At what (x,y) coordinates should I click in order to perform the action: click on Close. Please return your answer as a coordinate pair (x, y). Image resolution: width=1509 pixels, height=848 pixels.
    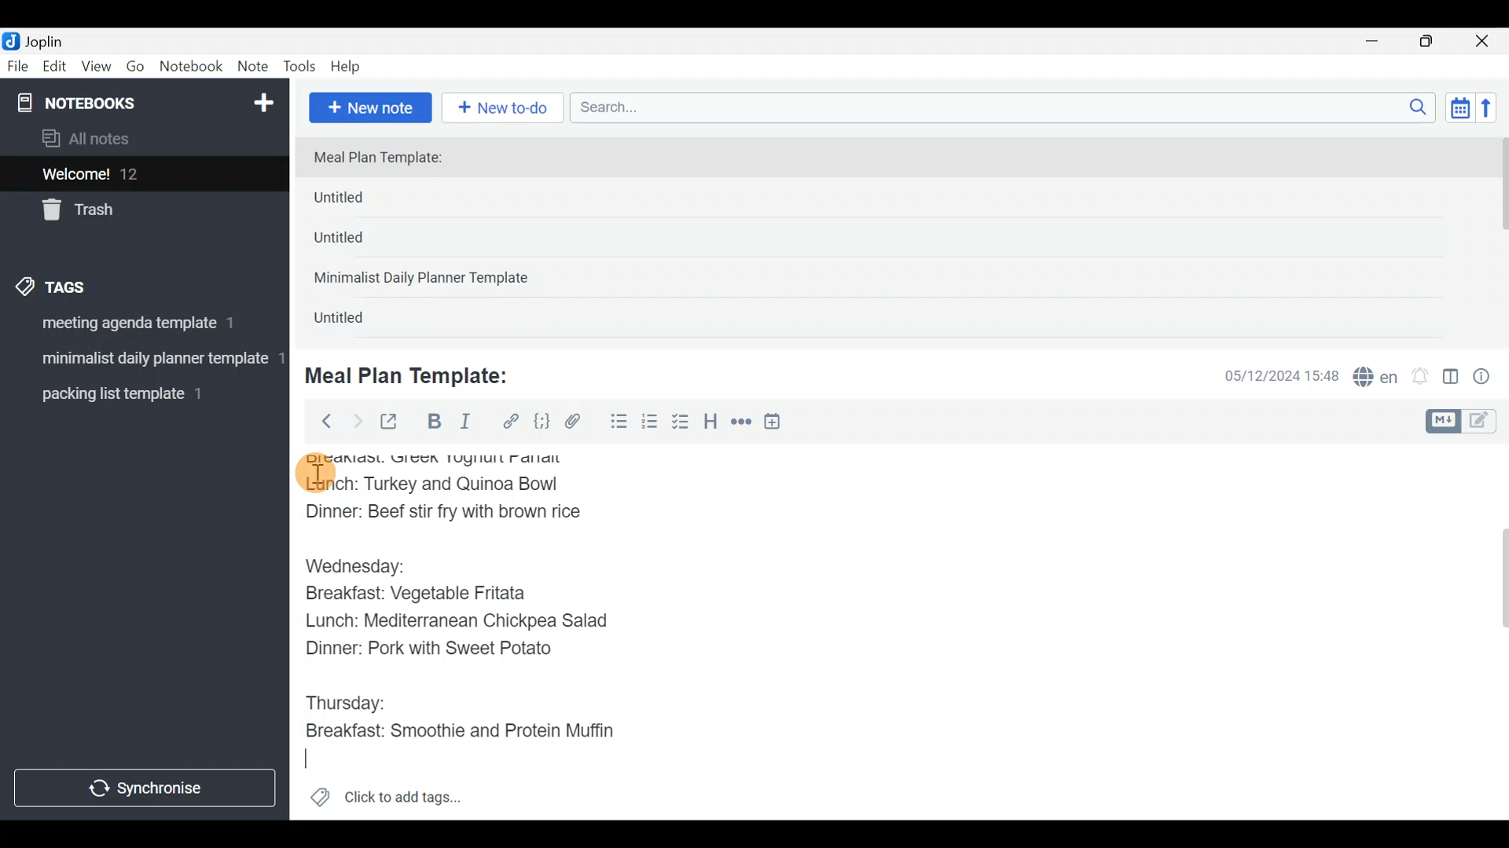
    Looking at the image, I should click on (1485, 42).